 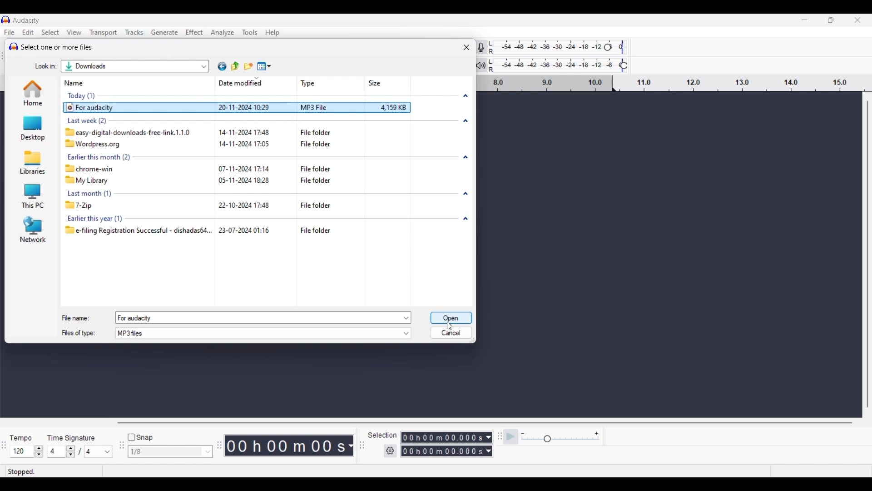 I want to click on File name:, so click(x=76, y=316).